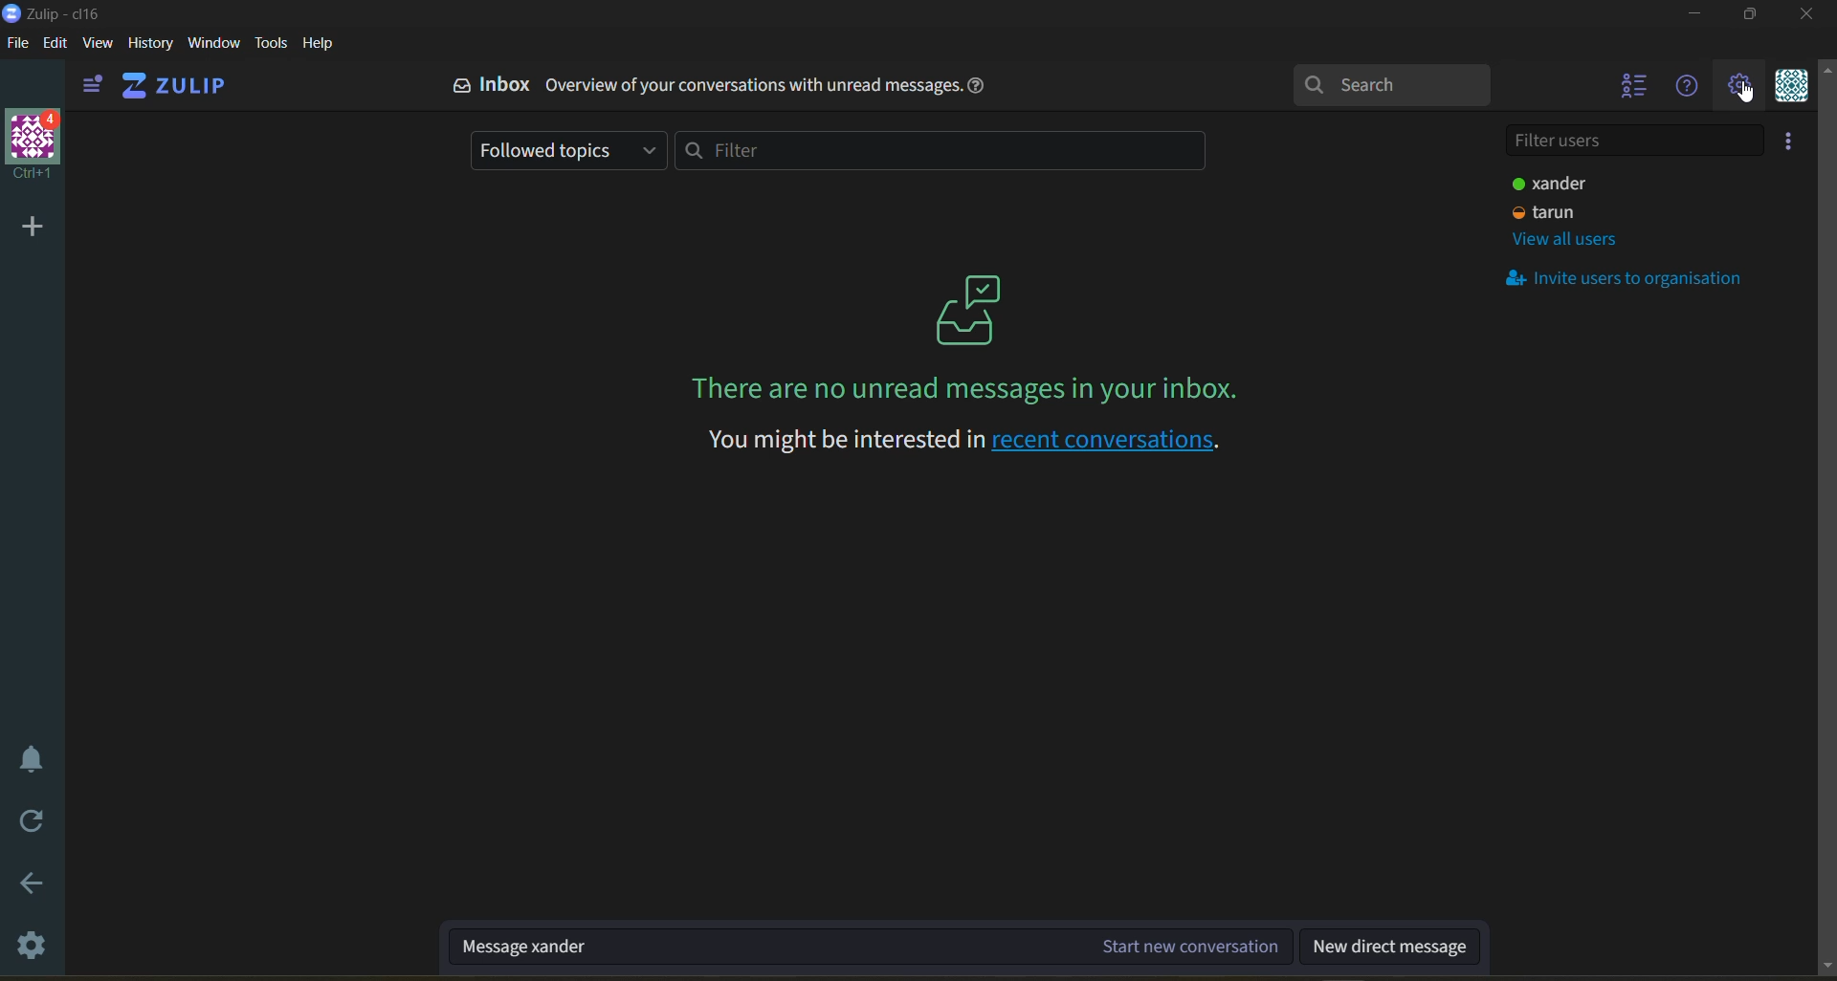 This screenshot has height=981, width=1837. Describe the element at coordinates (1806, 20) in the screenshot. I see `Close` at that location.